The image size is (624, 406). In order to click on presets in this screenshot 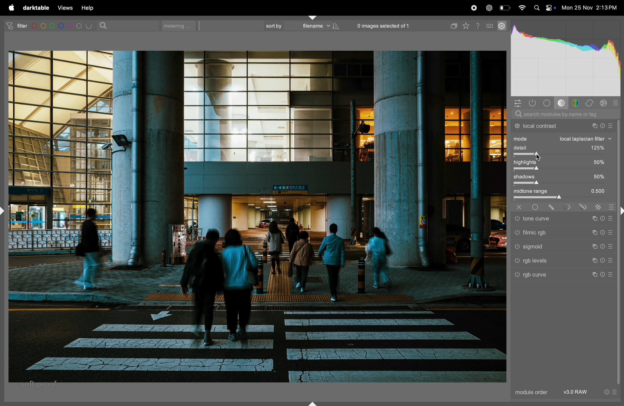, I will do `click(616, 103)`.